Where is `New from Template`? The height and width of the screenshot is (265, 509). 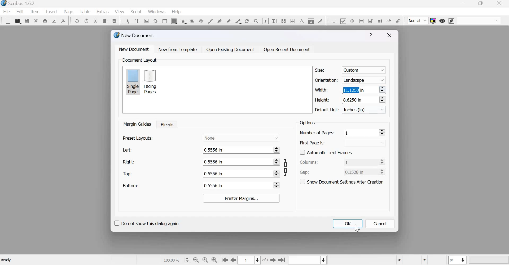
New from Template is located at coordinates (179, 49).